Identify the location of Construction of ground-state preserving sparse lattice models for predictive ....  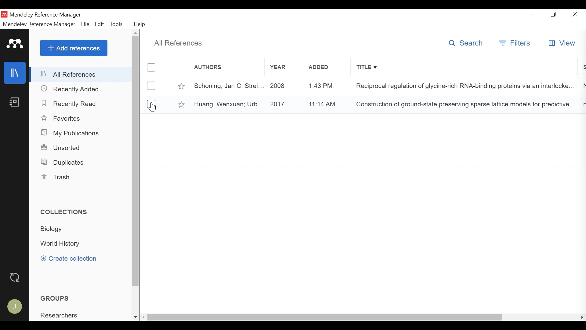
(462, 105).